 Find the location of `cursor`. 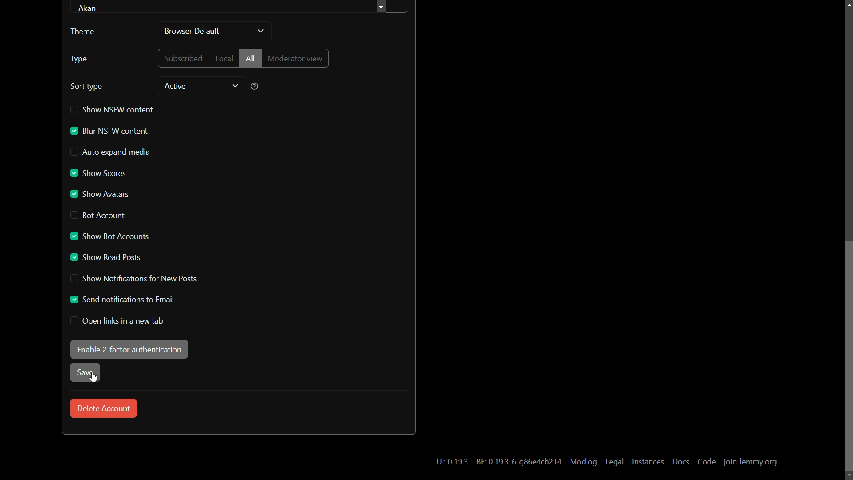

cursor is located at coordinates (93, 378).